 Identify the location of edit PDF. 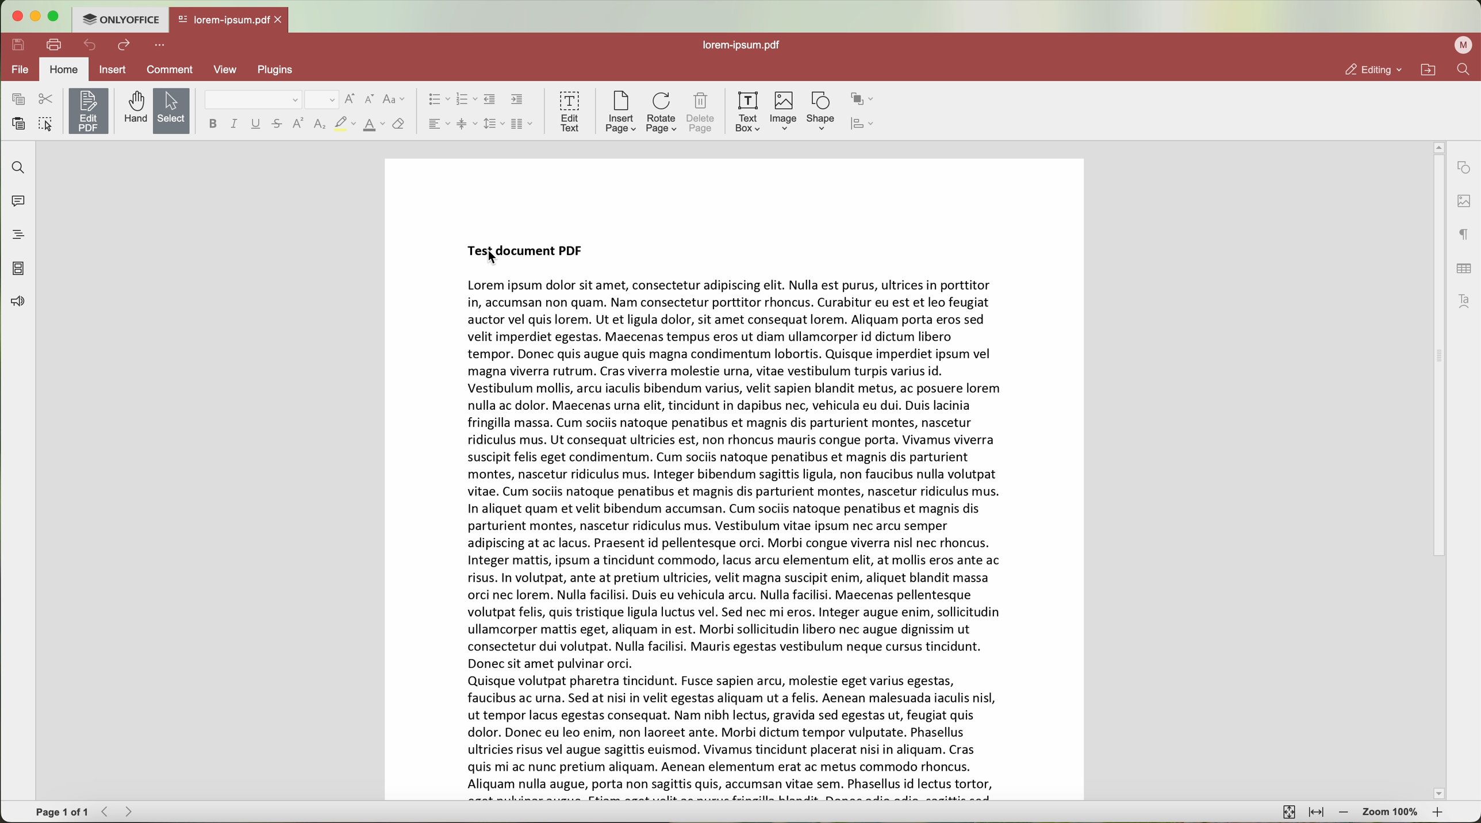
(89, 111).